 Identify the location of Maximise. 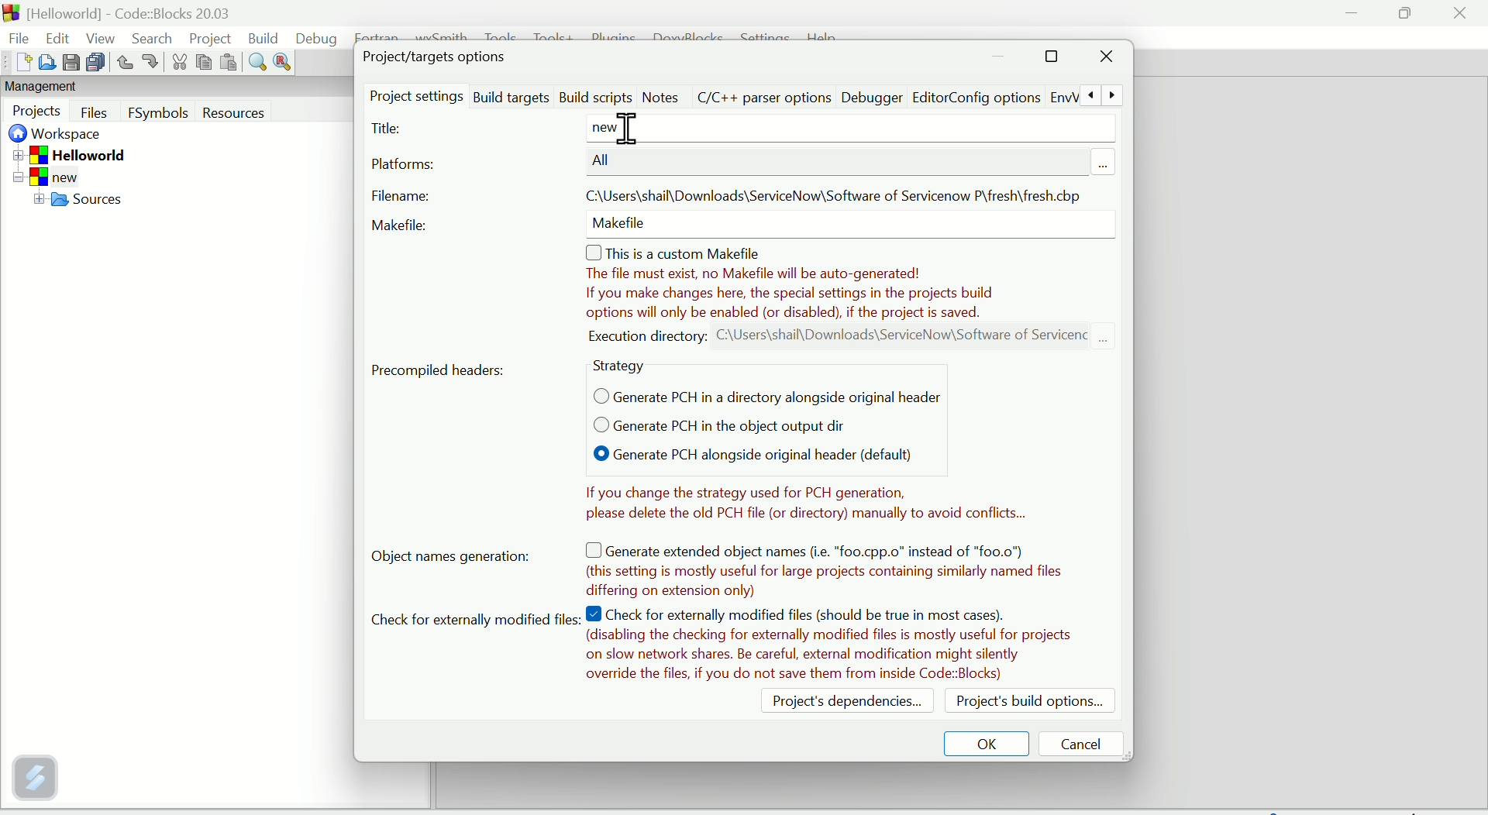
(1407, 14).